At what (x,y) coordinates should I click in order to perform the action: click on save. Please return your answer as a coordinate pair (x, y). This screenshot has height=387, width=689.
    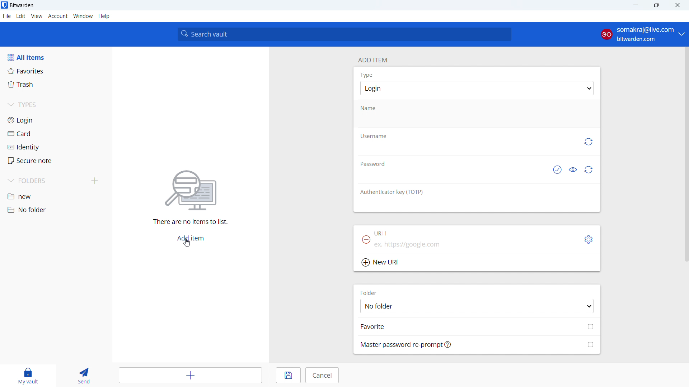
    Looking at the image, I should click on (289, 375).